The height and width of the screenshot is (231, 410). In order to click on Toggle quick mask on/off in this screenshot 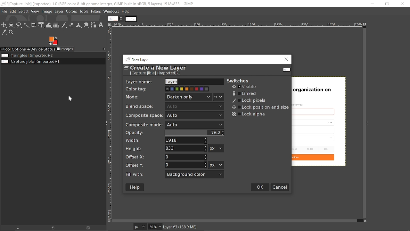, I will do `click(109, 221)`.